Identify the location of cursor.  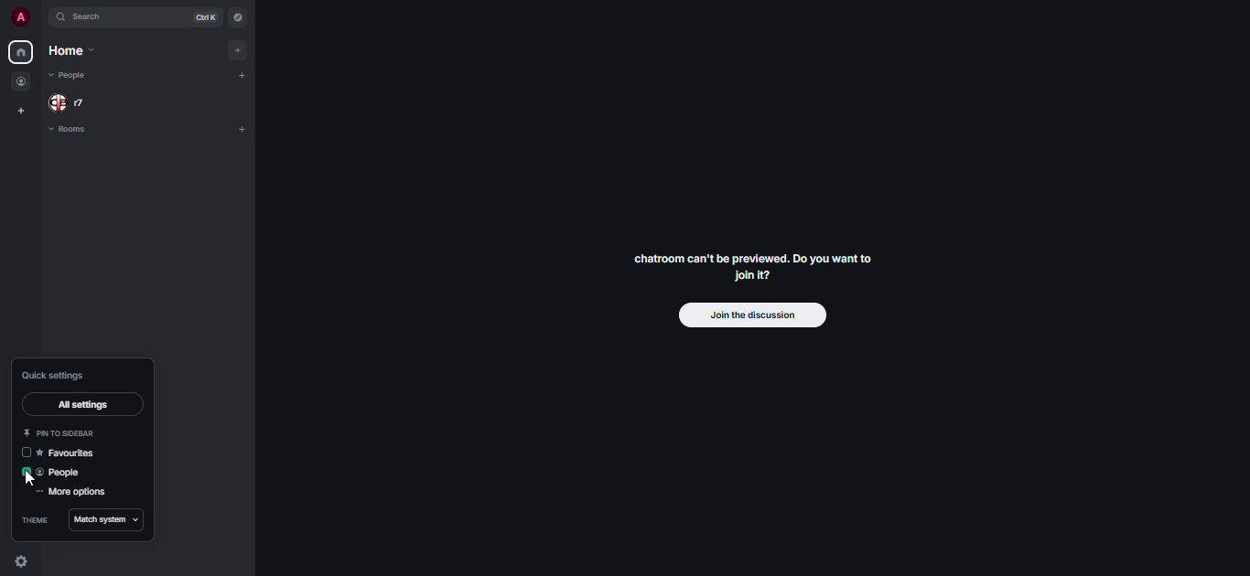
(29, 483).